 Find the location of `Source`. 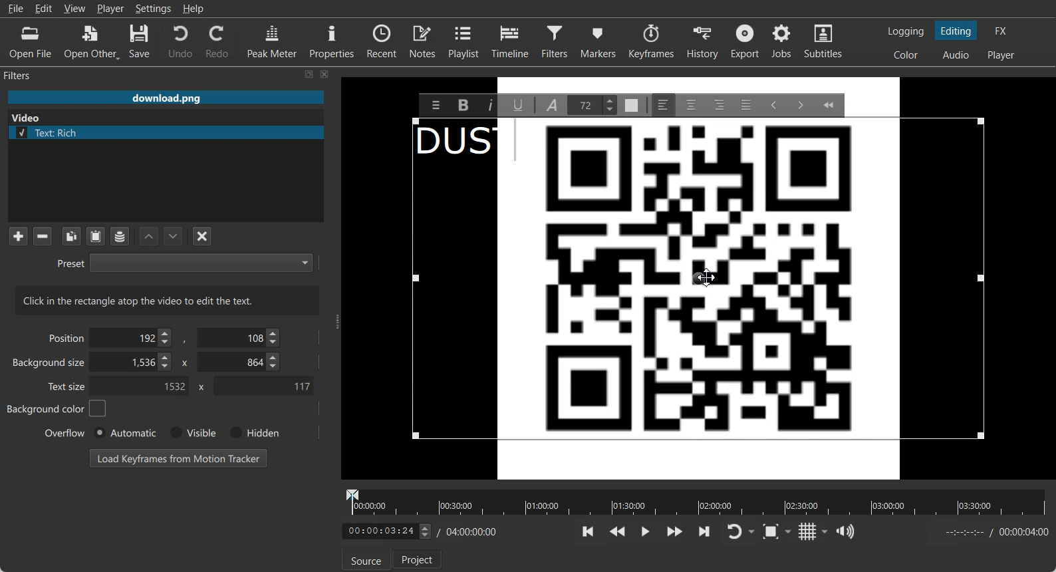

Source is located at coordinates (363, 561).